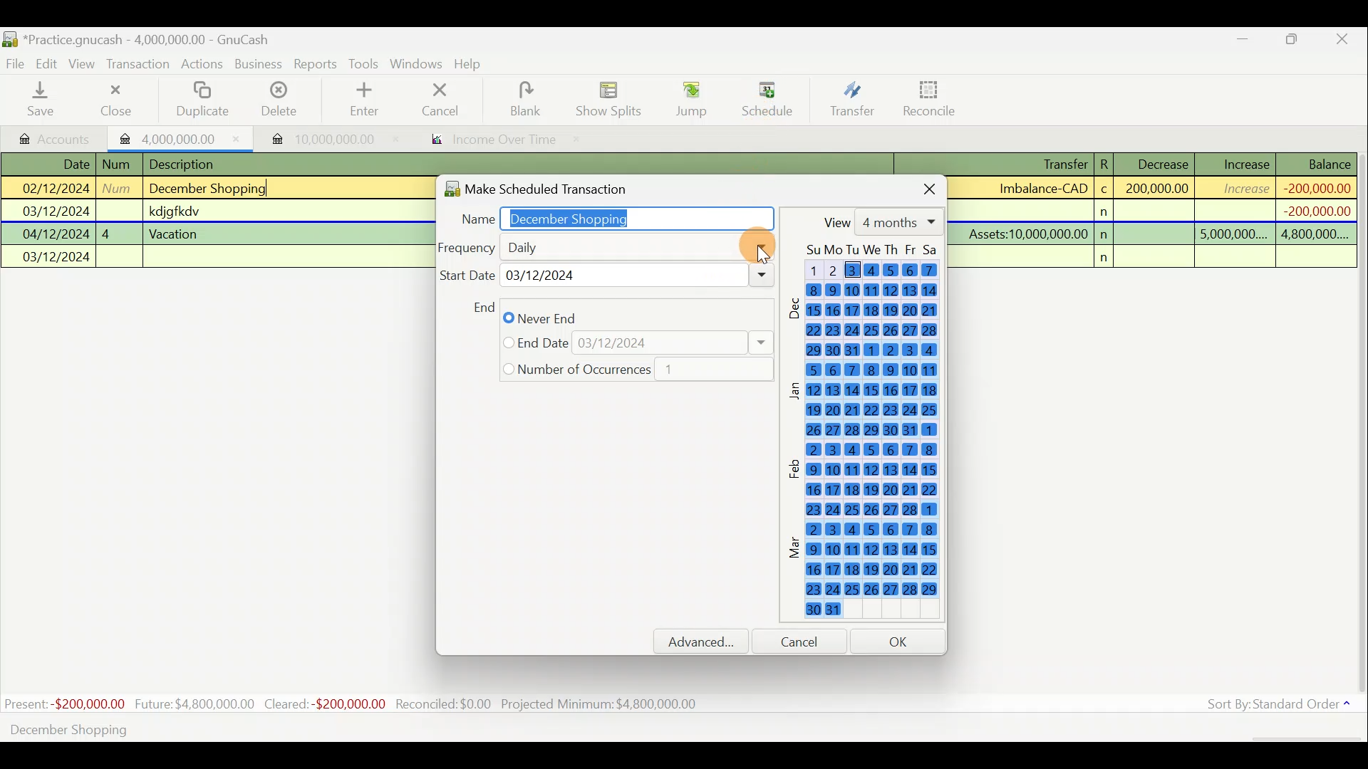  What do you see at coordinates (935, 98) in the screenshot?
I see `Reconcile` at bounding box center [935, 98].